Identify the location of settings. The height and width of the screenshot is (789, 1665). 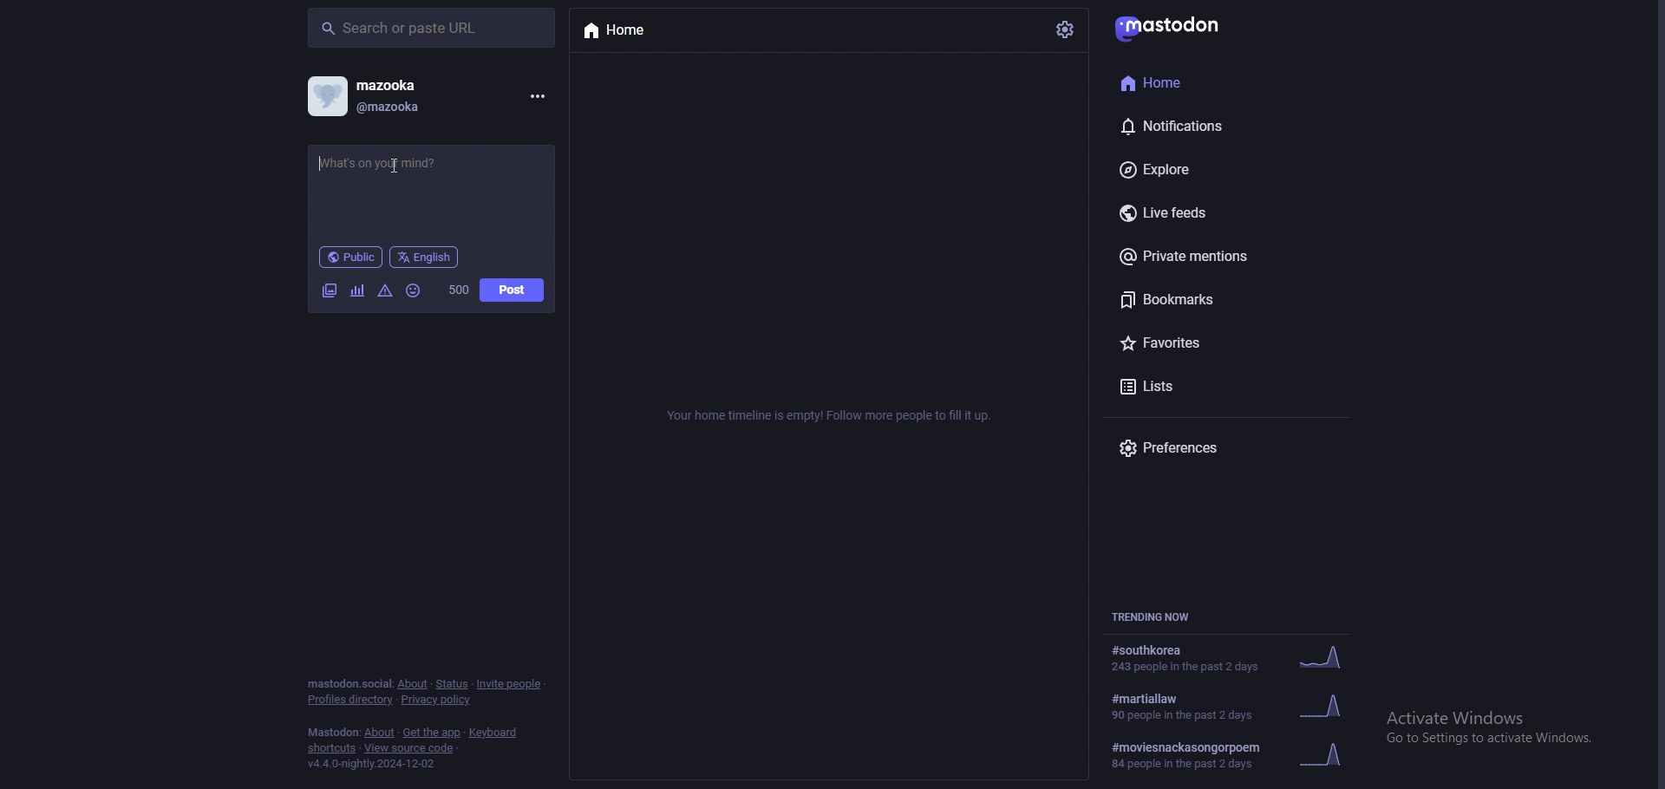
(1063, 31).